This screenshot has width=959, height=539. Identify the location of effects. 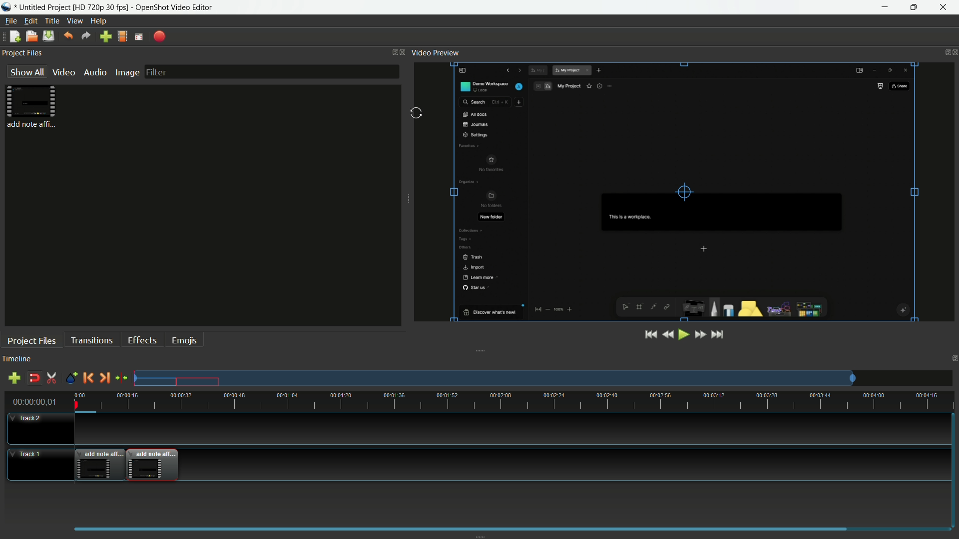
(142, 340).